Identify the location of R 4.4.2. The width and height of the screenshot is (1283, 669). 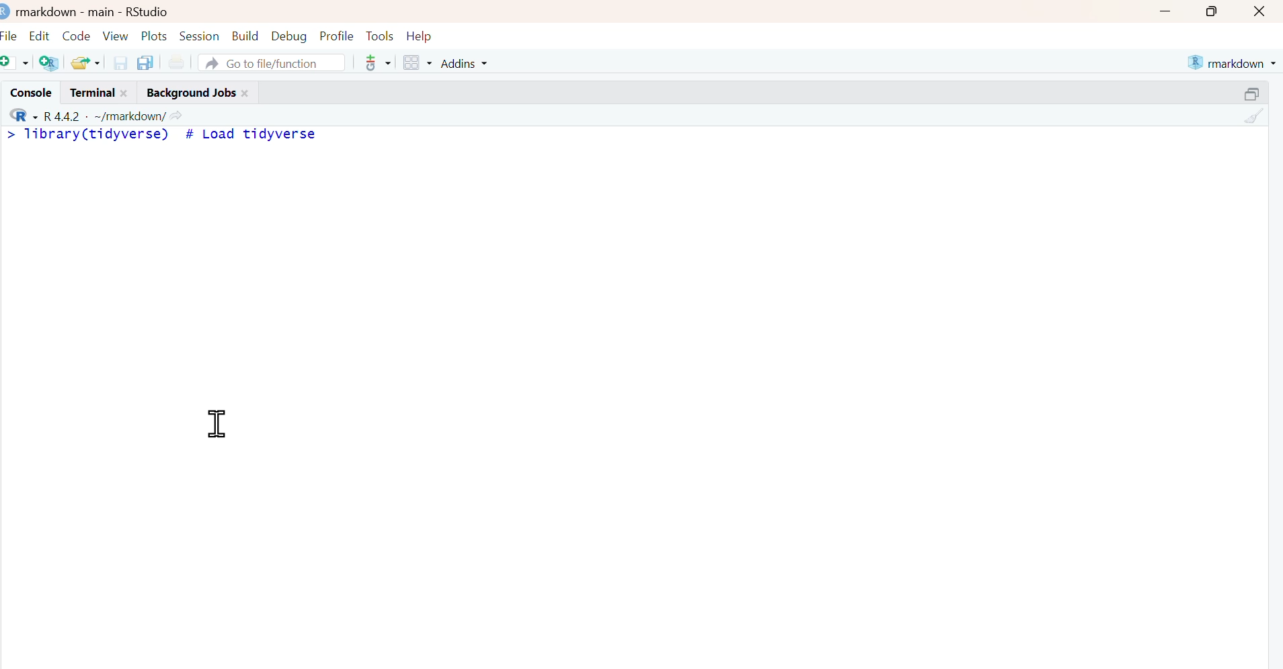
(63, 115).